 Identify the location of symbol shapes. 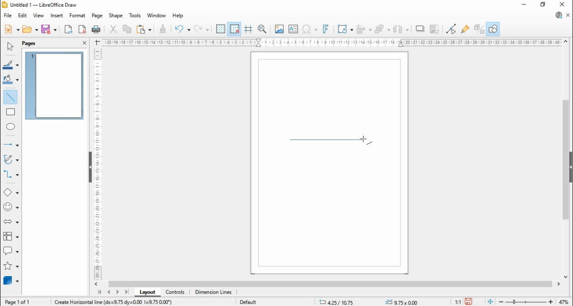
(11, 207).